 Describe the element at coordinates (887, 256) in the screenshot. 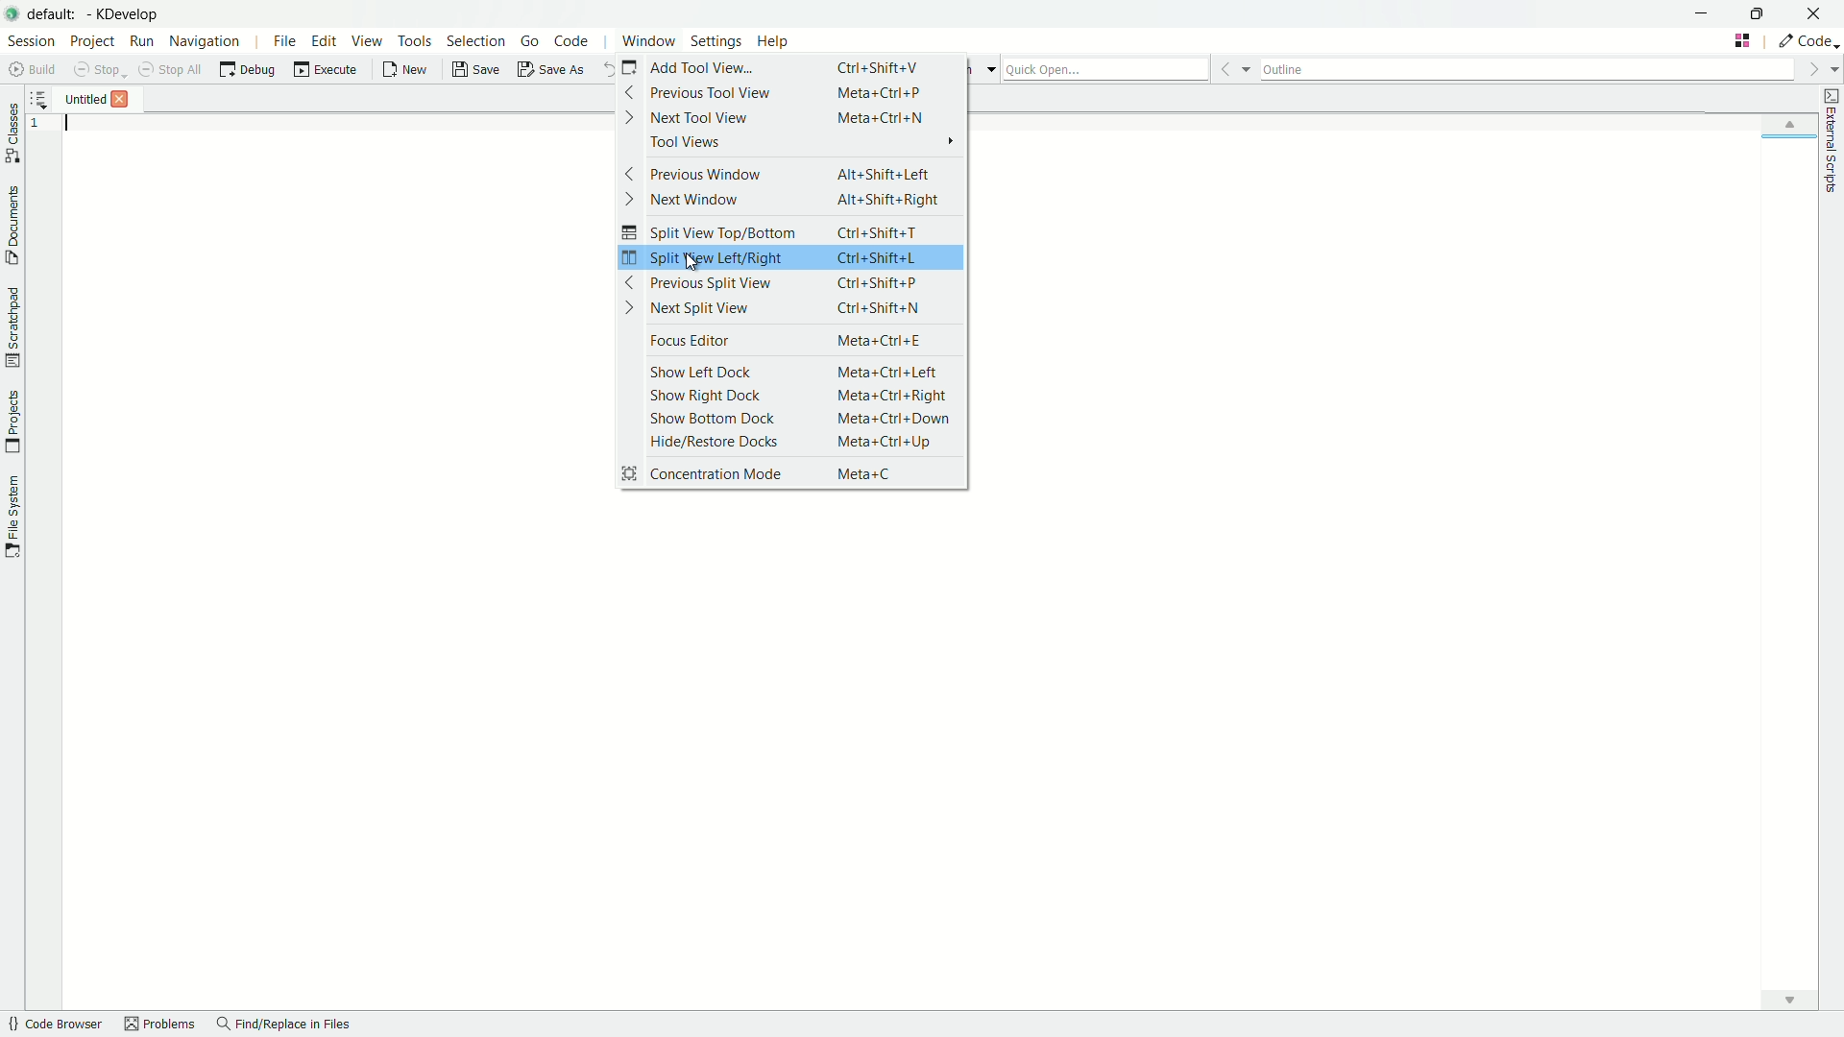

I see `Ctrl+Shift+L` at that location.